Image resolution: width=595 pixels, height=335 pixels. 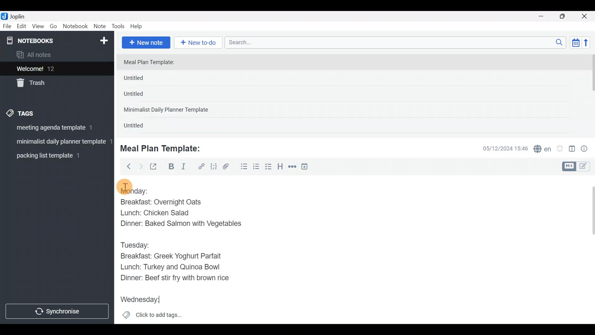 What do you see at coordinates (144, 79) in the screenshot?
I see `Untitled` at bounding box center [144, 79].